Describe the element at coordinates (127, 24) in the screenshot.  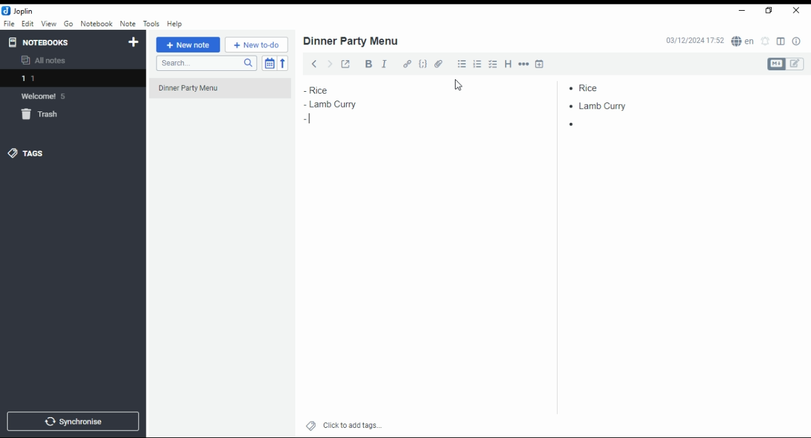
I see `note` at that location.